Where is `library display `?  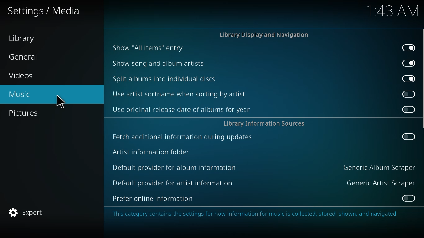 library display  is located at coordinates (266, 35).